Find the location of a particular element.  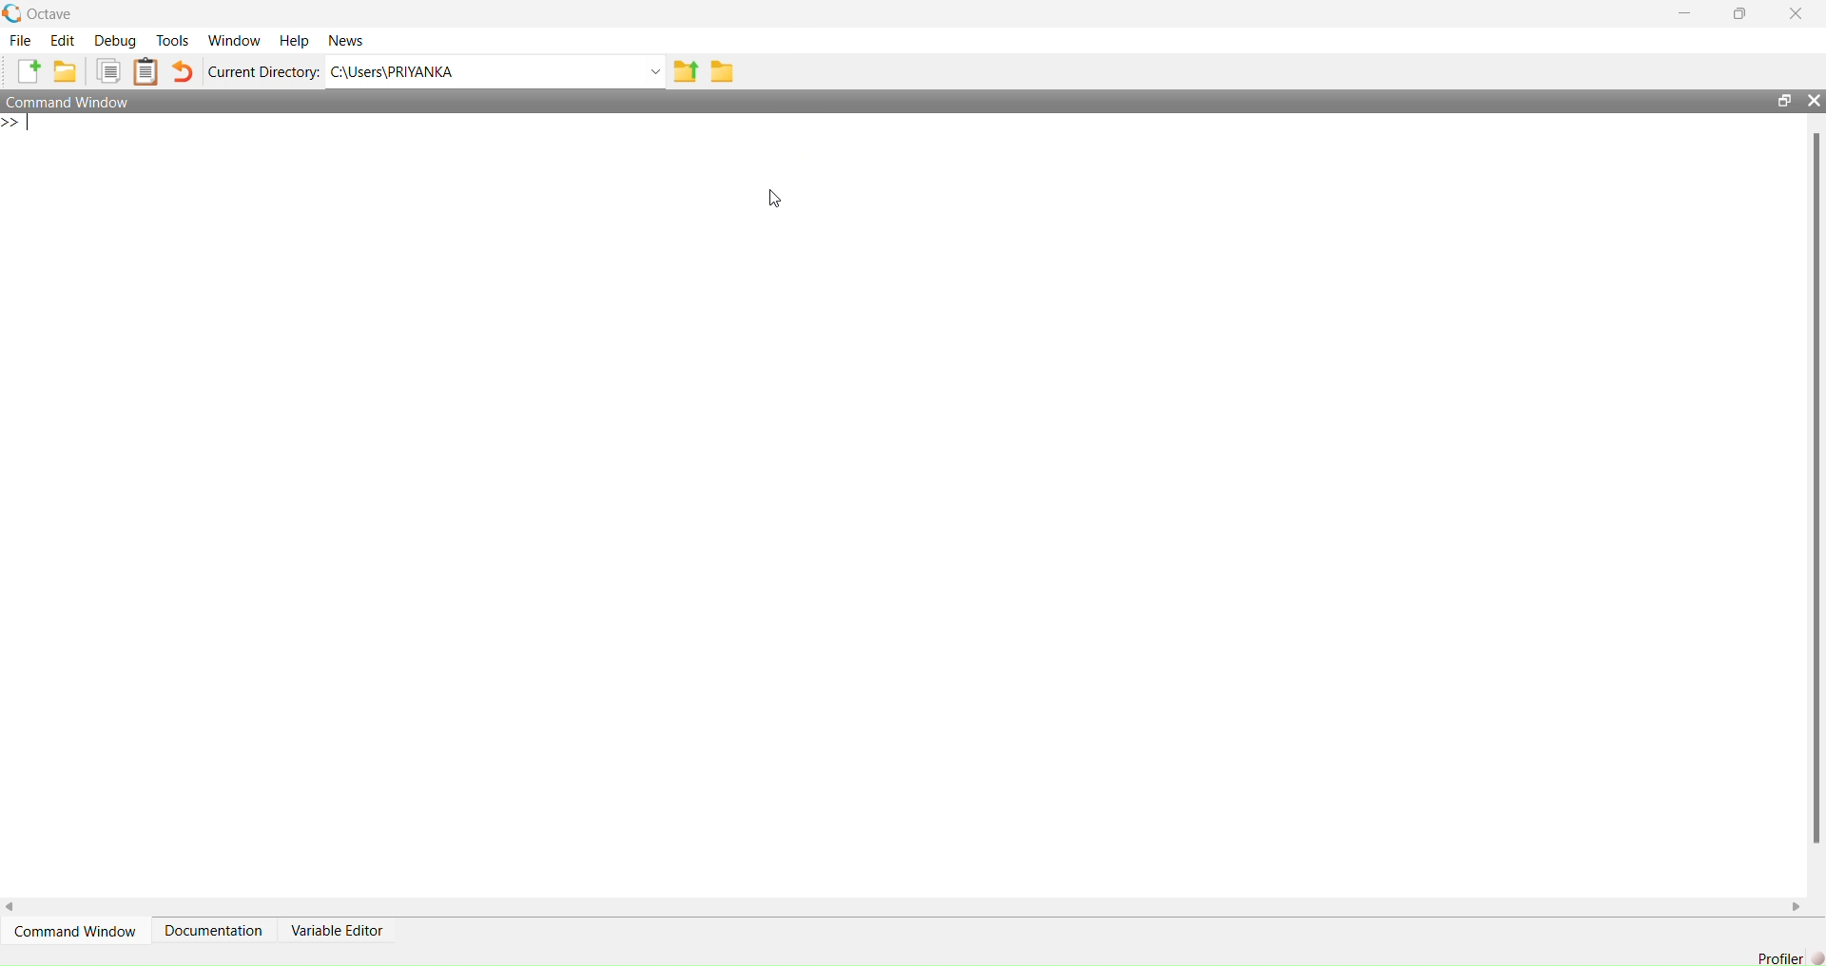

clip board is located at coordinates (146, 71).